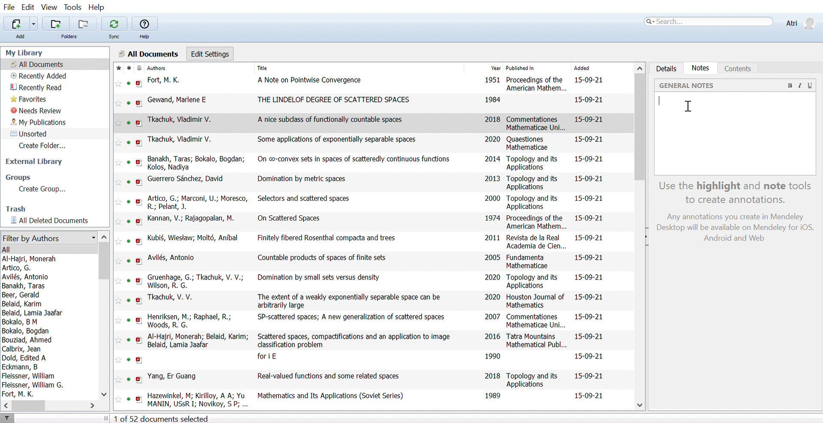  Describe the element at coordinates (589, 258) in the screenshot. I see `15-09-21` at that location.